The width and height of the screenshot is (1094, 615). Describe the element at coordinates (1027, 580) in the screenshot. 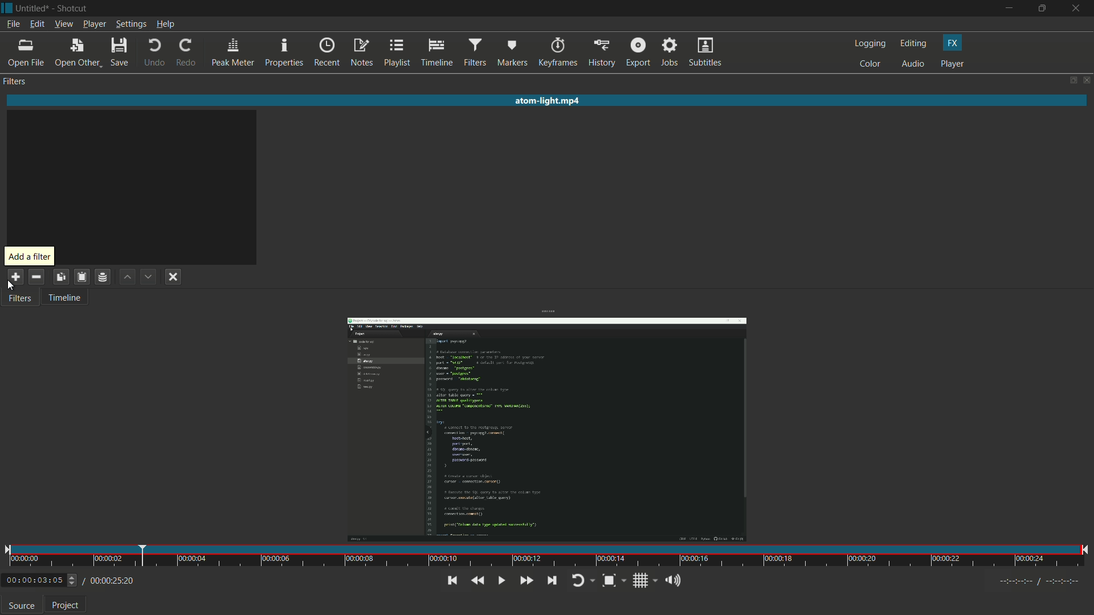

I see `Timecodes` at that location.